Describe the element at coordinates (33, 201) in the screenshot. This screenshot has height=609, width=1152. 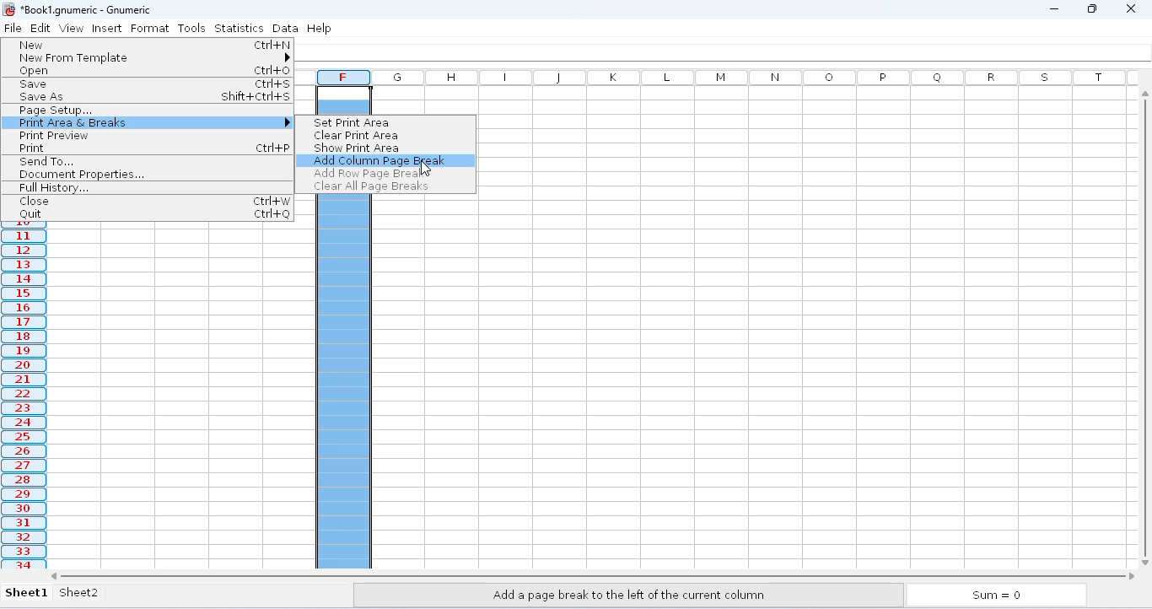
I see `close` at that location.